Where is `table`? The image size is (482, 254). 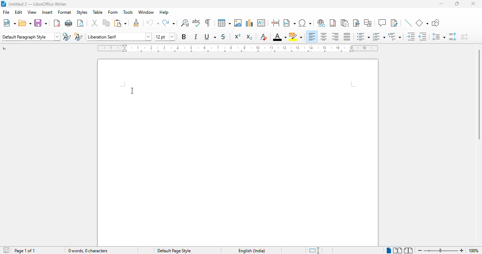
table is located at coordinates (98, 12).